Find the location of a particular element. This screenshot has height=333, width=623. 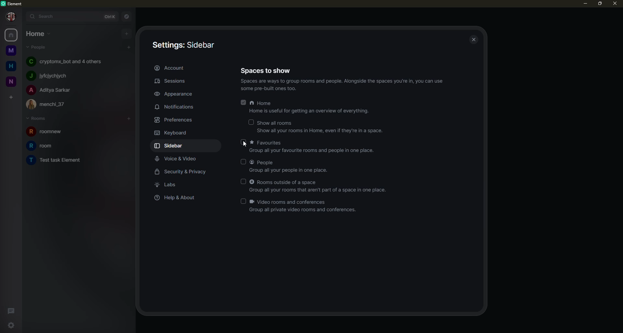

notifications is located at coordinates (177, 107).